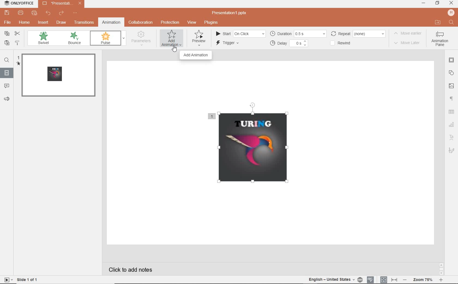  I want to click on copy style, so click(18, 43).